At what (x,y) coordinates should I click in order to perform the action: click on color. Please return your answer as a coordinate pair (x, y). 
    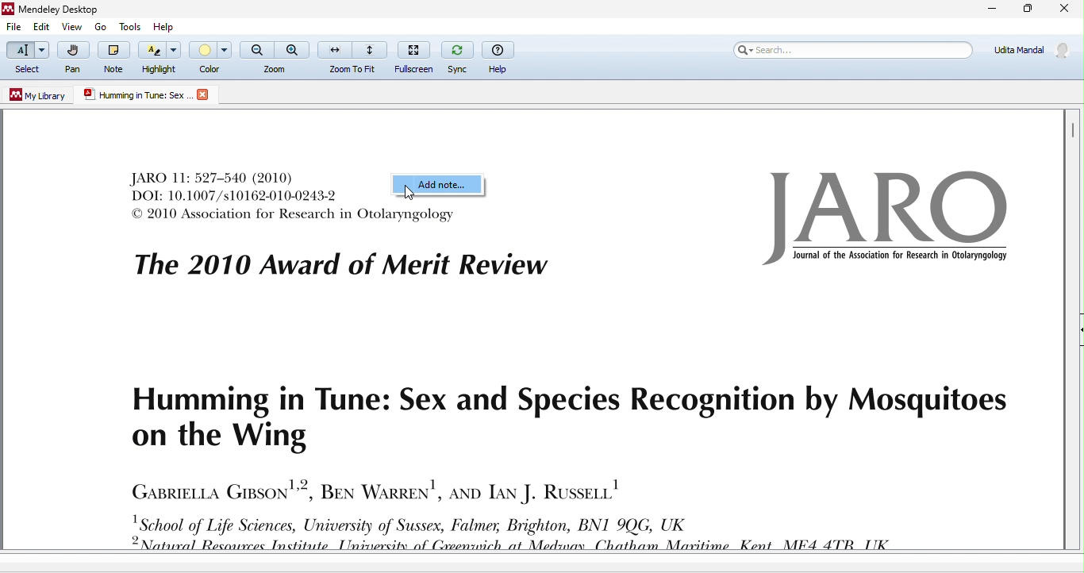
    Looking at the image, I should click on (210, 58).